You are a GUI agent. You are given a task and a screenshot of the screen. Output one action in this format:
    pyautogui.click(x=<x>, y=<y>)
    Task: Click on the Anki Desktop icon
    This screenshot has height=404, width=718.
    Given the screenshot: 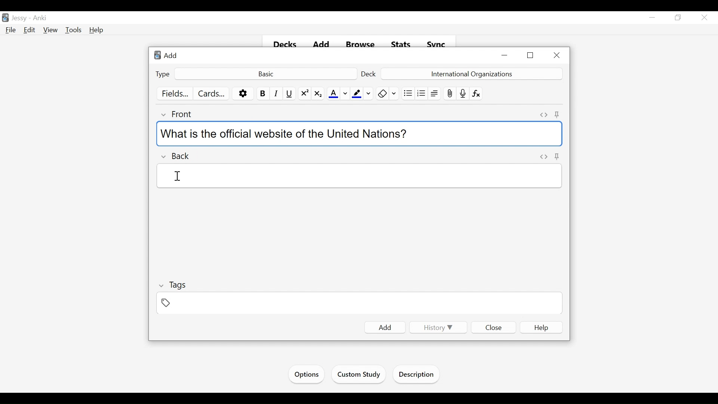 What is the action you would take?
    pyautogui.click(x=5, y=18)
    